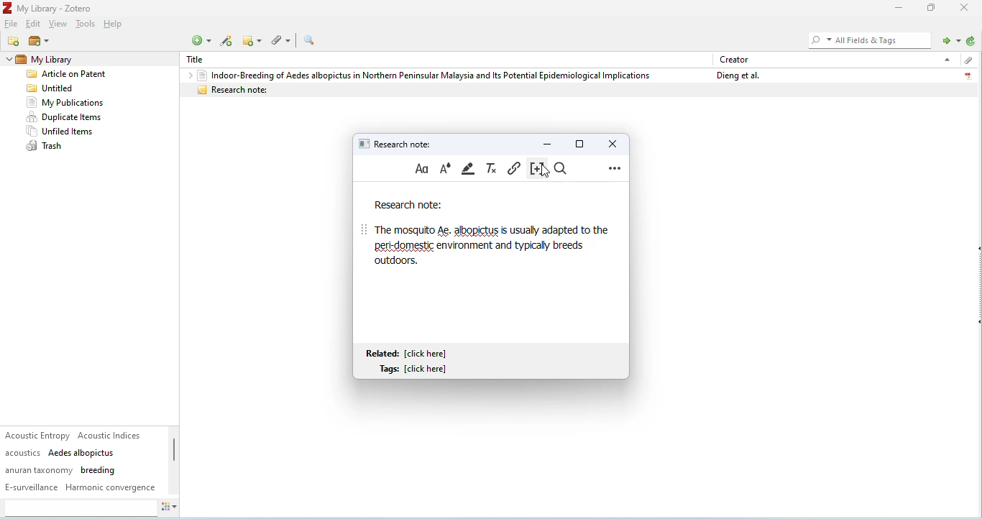  What do you see at coordinates (579, 143) in the screenshot?
I see `maximize` at bounding box center [579, 143].